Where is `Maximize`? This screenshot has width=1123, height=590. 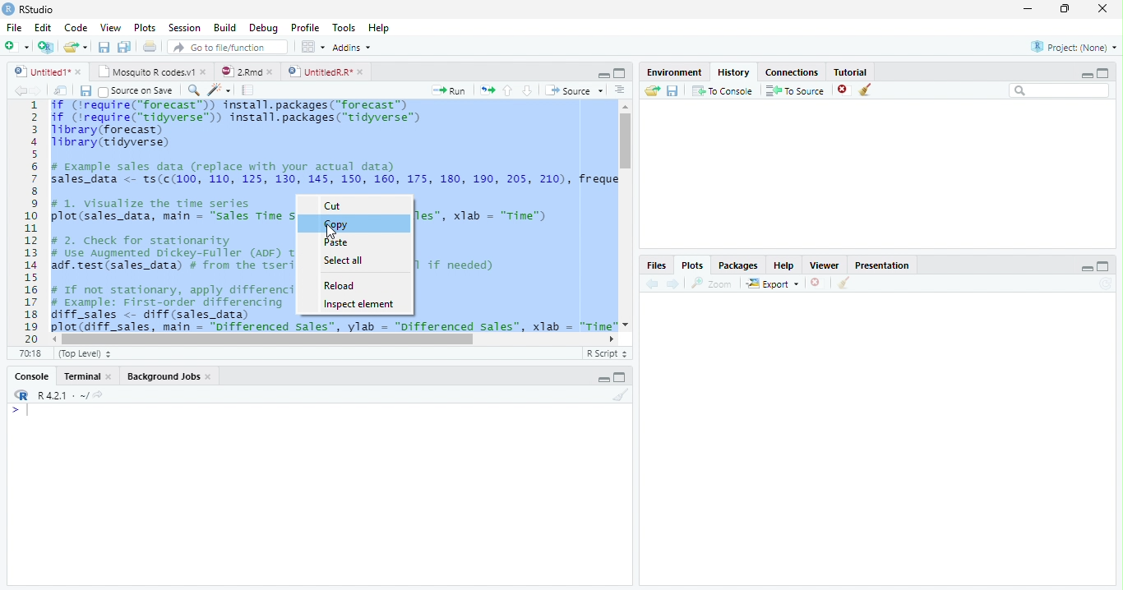
Maximize is located at coordinates (1107, 72).